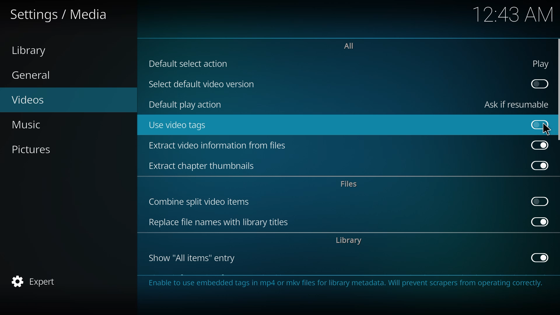 The height and width of the screenshot is (315, 560). Describe the element at coordinates (202, 203) in the screenshot. I see `combine split video items` at that location.